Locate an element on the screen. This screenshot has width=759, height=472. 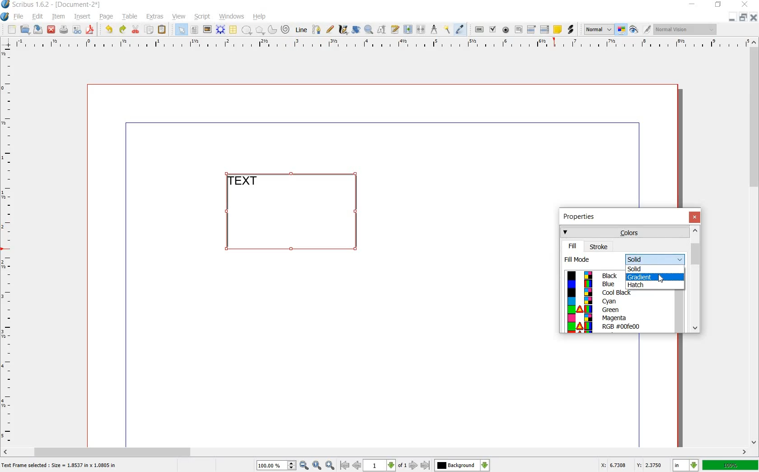
save is located at coordinates (39, 29).